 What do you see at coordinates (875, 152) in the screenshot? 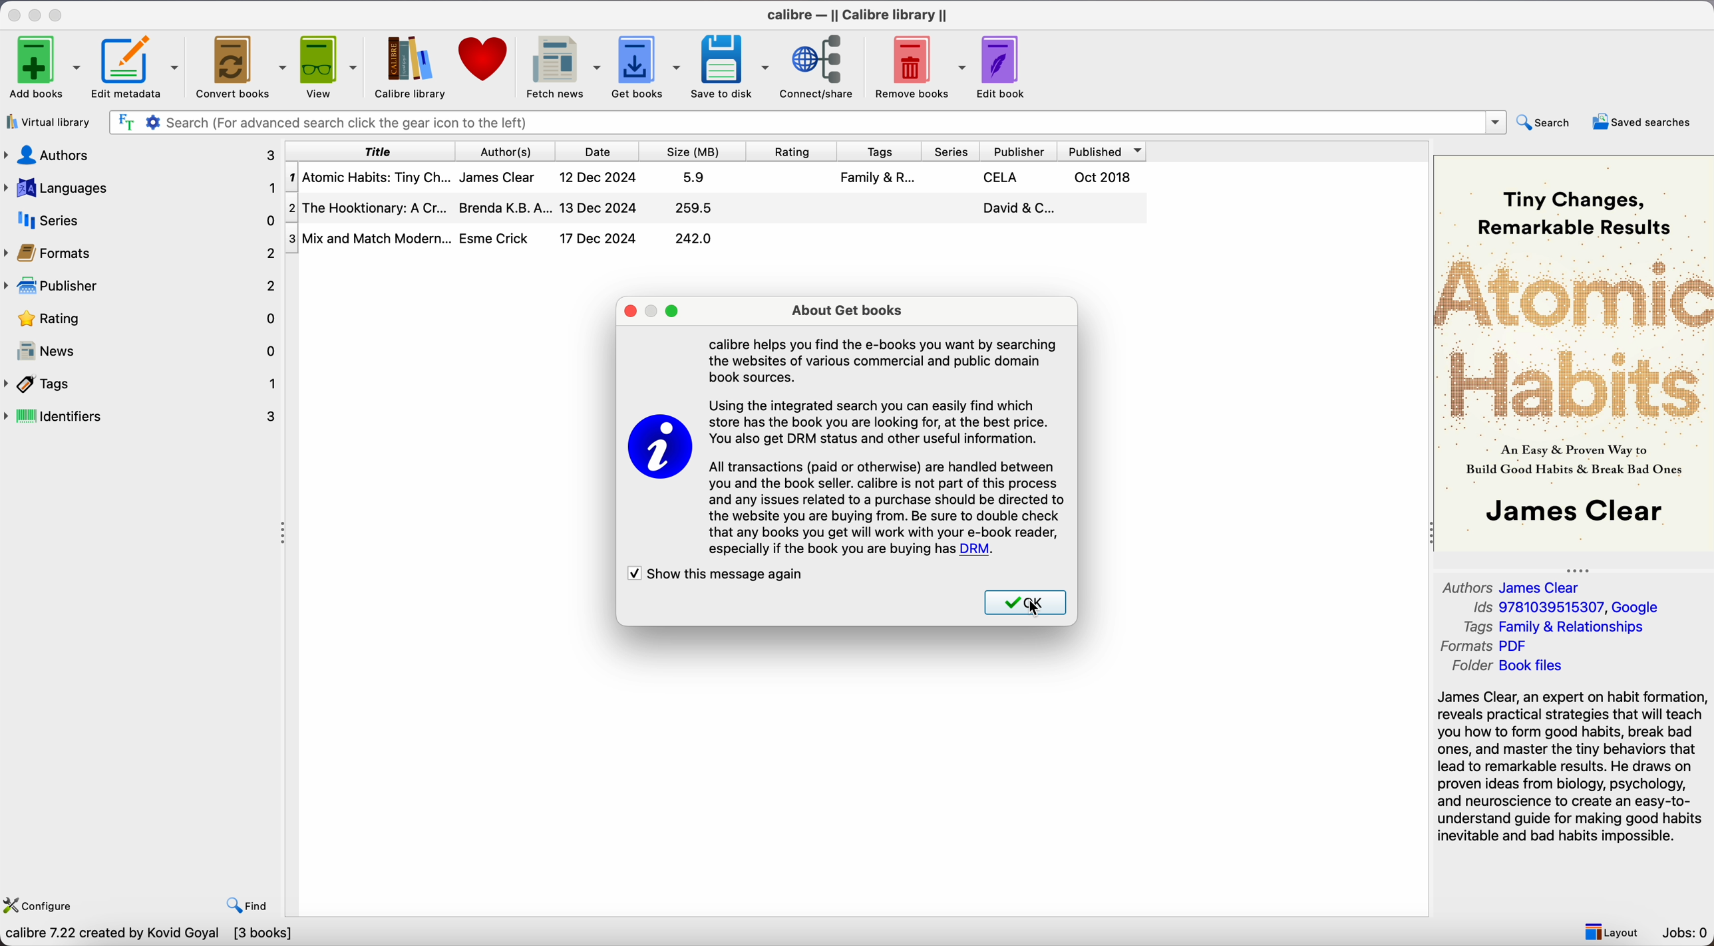
I see `tags` at bounding box center [875, 152].